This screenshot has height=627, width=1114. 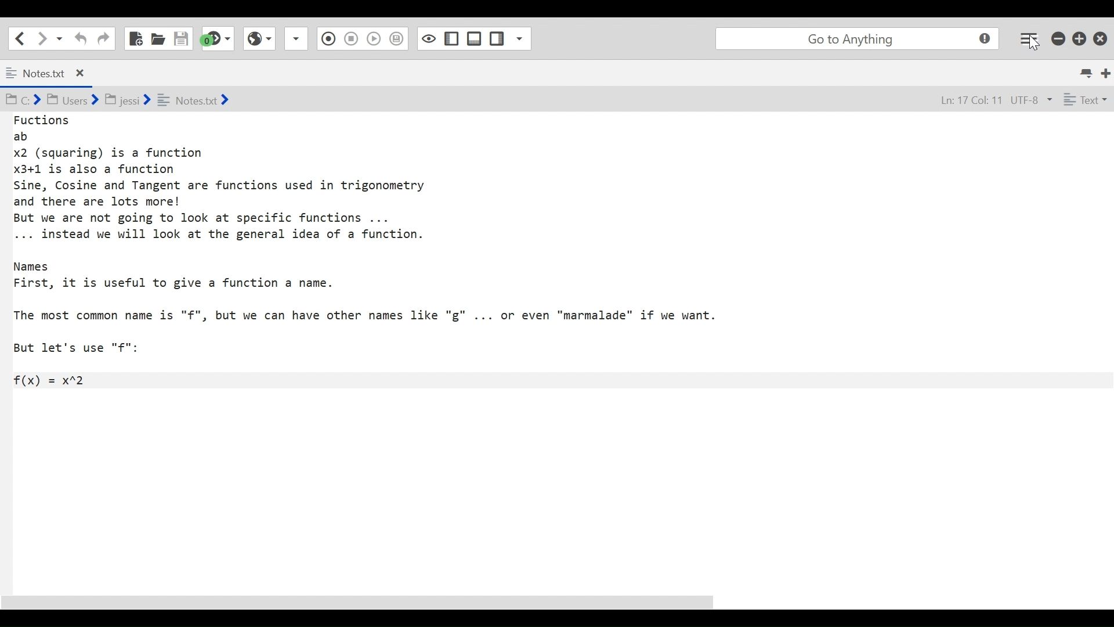 What do you see at coordinates (158, 38) in the screenshot?
I see `Open File` at bounding box center [158, 38].